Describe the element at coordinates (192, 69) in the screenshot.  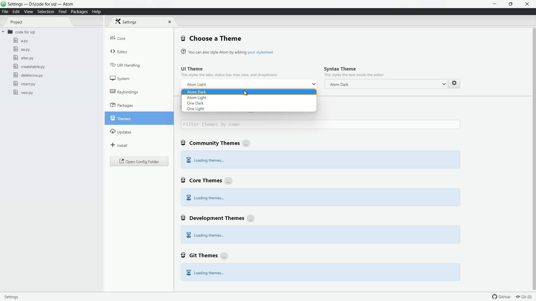
I see `ui theme` at that location.